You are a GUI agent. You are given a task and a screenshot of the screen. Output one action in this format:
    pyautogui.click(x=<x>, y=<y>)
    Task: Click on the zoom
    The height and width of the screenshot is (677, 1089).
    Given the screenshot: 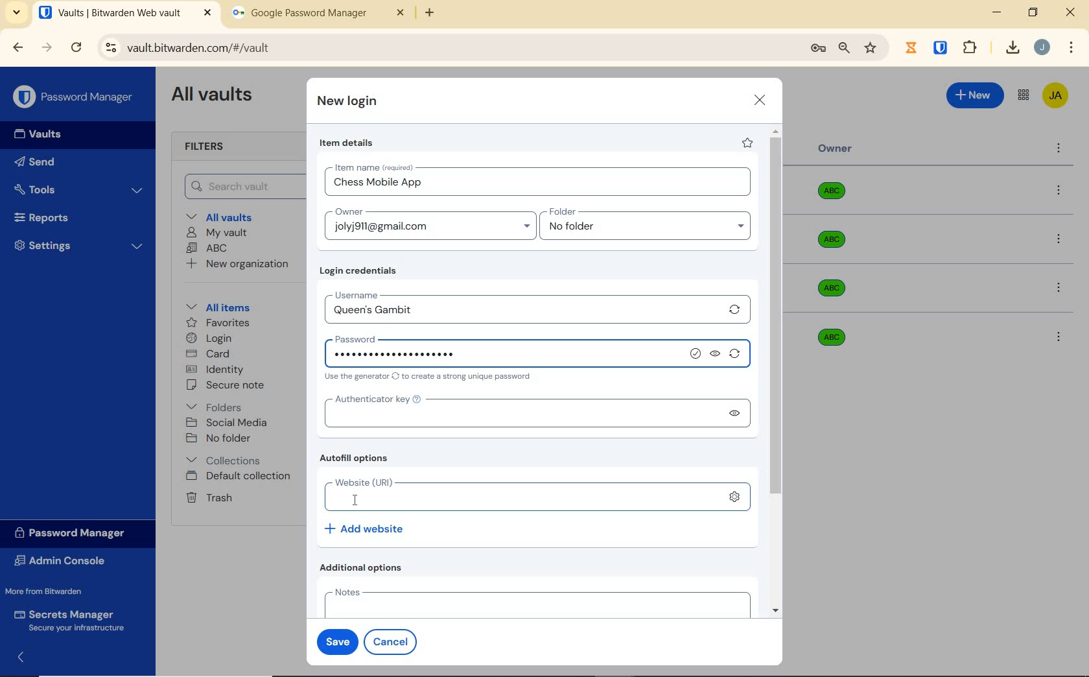 What is the action you would take?
    pyautogui.click(x=843, y=48)
    